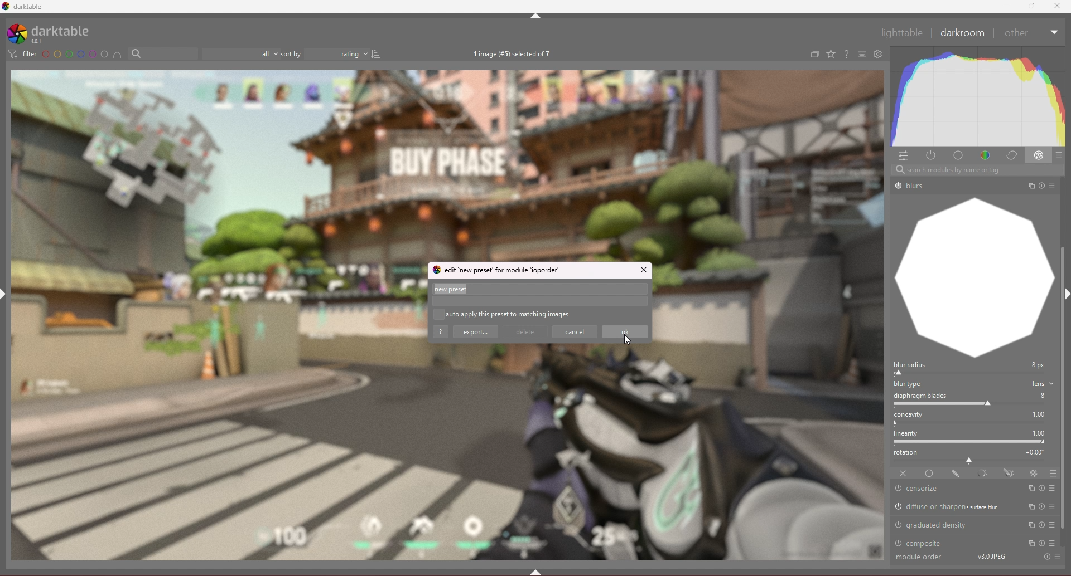 The image size is (1071, 576). Describe the element at coordinates (972, 368) in the screenshot. I see `blur radius` at that location.